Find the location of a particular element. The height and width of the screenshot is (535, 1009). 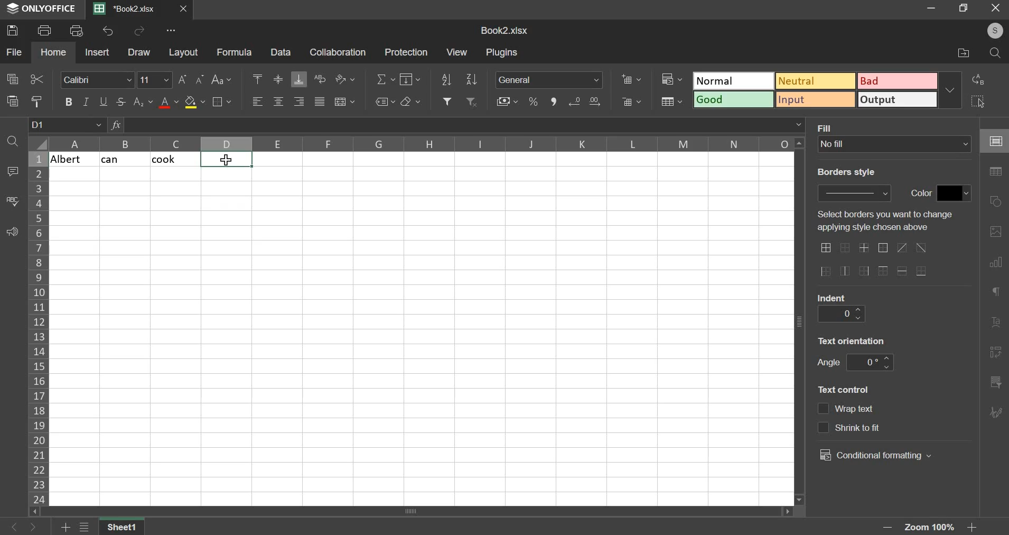

border options is located at coordinates (878, 260).